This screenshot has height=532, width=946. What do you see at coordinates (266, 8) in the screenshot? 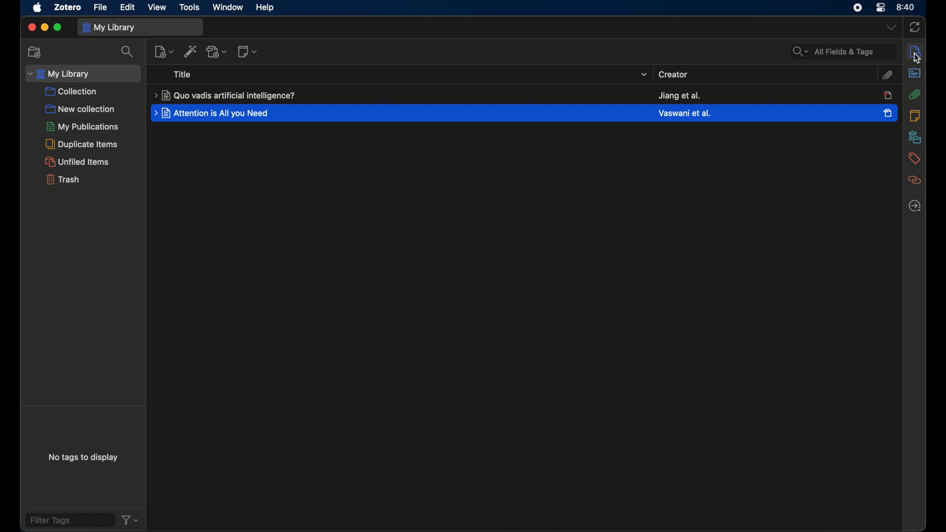
I see `help` at bounding box center [266, 8].